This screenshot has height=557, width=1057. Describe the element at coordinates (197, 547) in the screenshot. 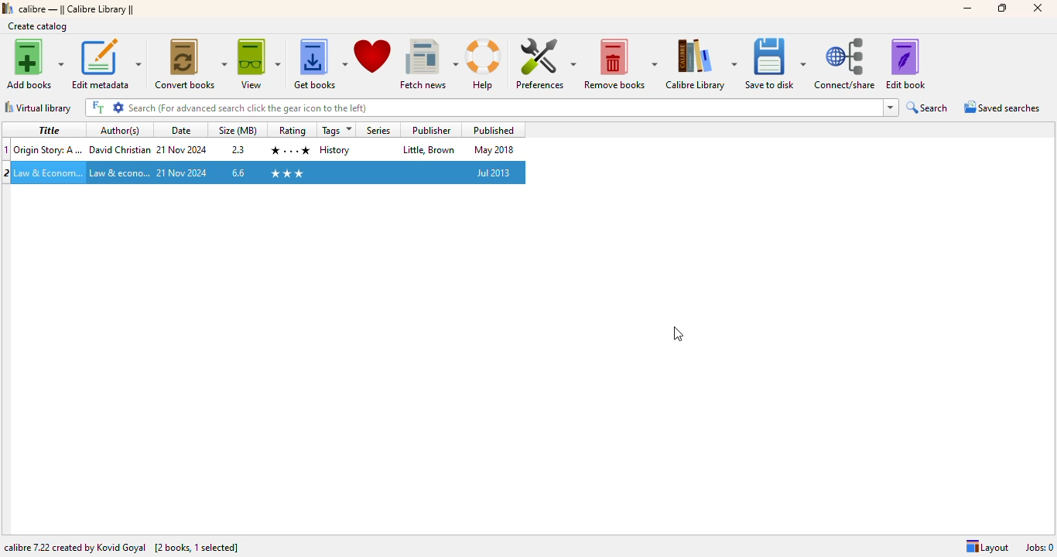

I see `[2 books, 1 selected]` at that location.